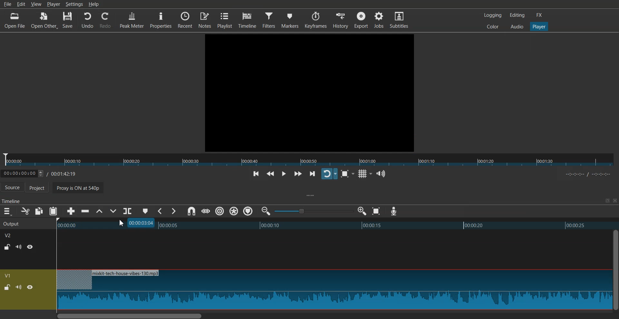  Describe the element at coordinates (44, 21) in the screenshot. I see `Open Other` at that location.